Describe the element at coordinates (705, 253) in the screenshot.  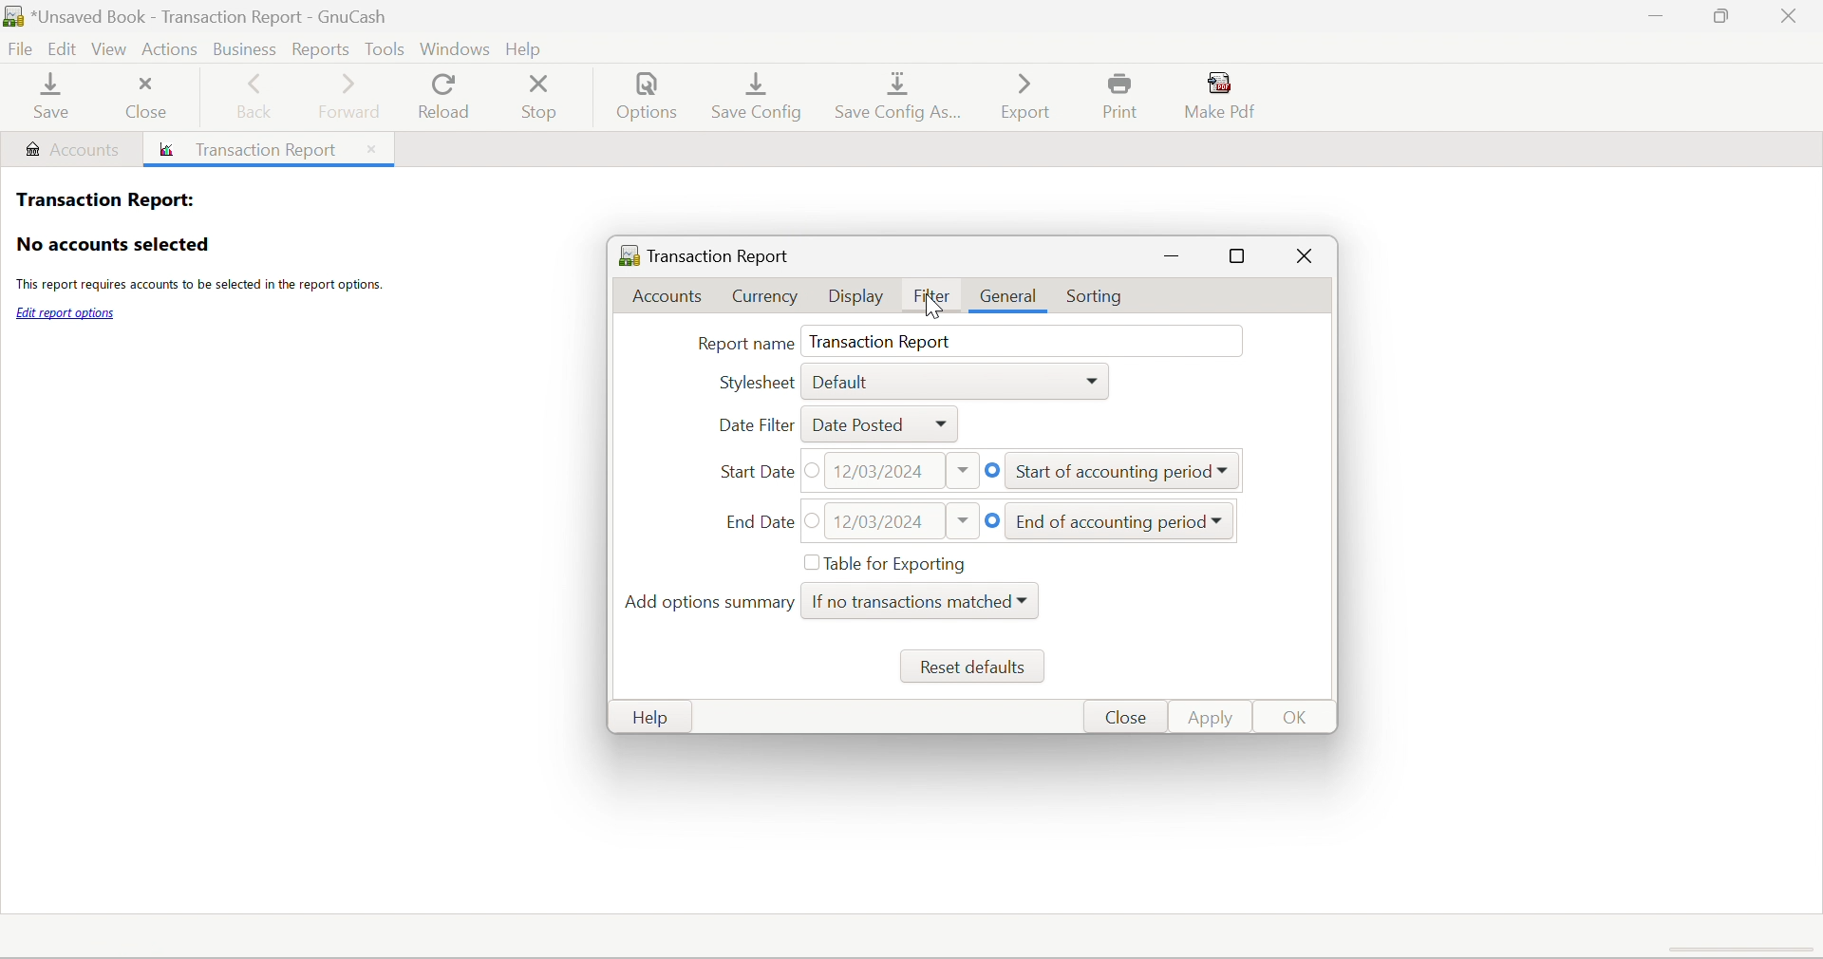
I see `Transaction Report` at that location.